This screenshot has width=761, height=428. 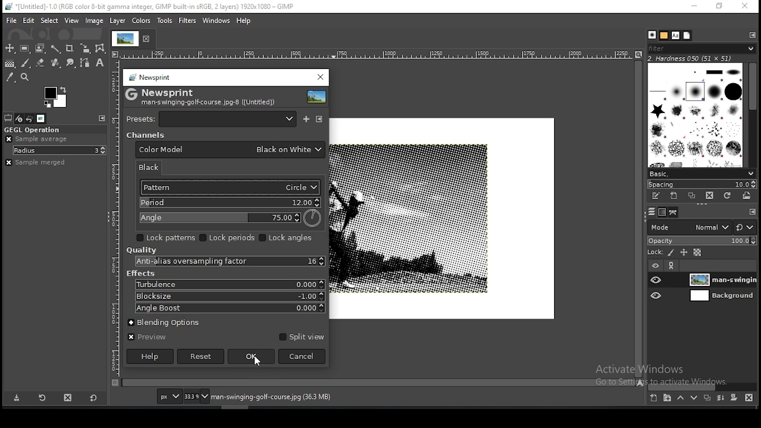 What do you see at coordinates (640, 219) in the screenshot?
I see `scroll bar` at bounding box center [640, 219].